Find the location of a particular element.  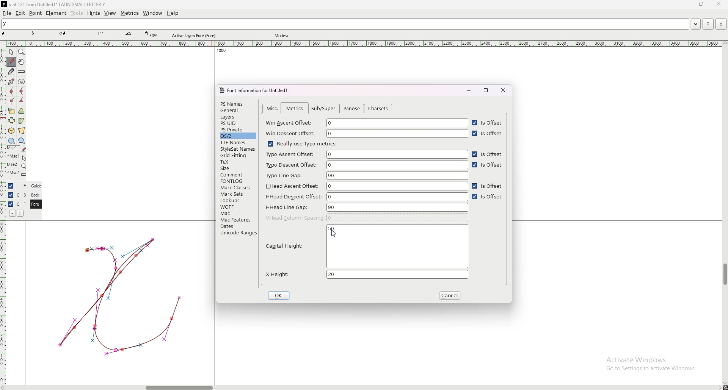

ttf frames is located at coordinates (237, 142).